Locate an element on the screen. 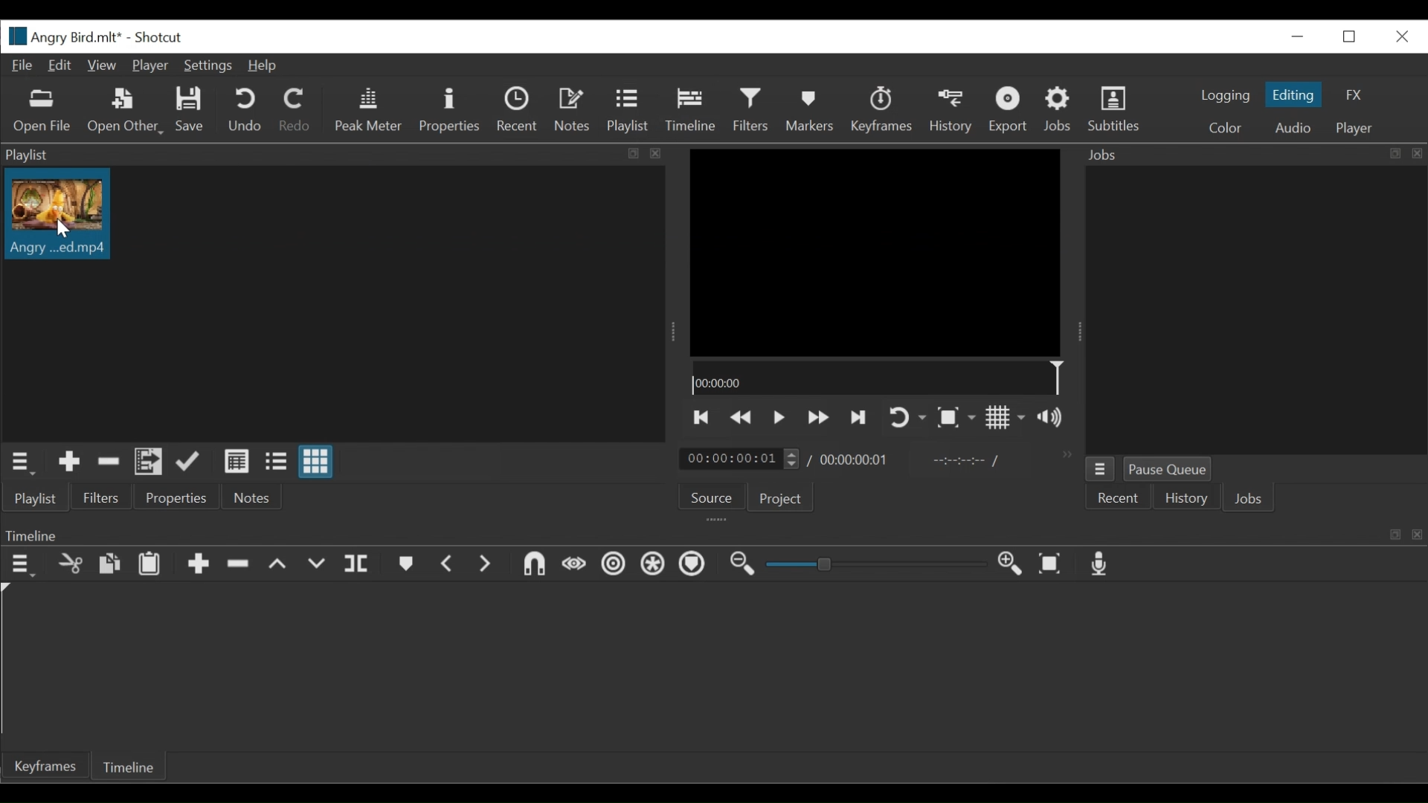 This screenshot has width=1428, height=803. Play quickly backward is located at coordinates (743, 418).